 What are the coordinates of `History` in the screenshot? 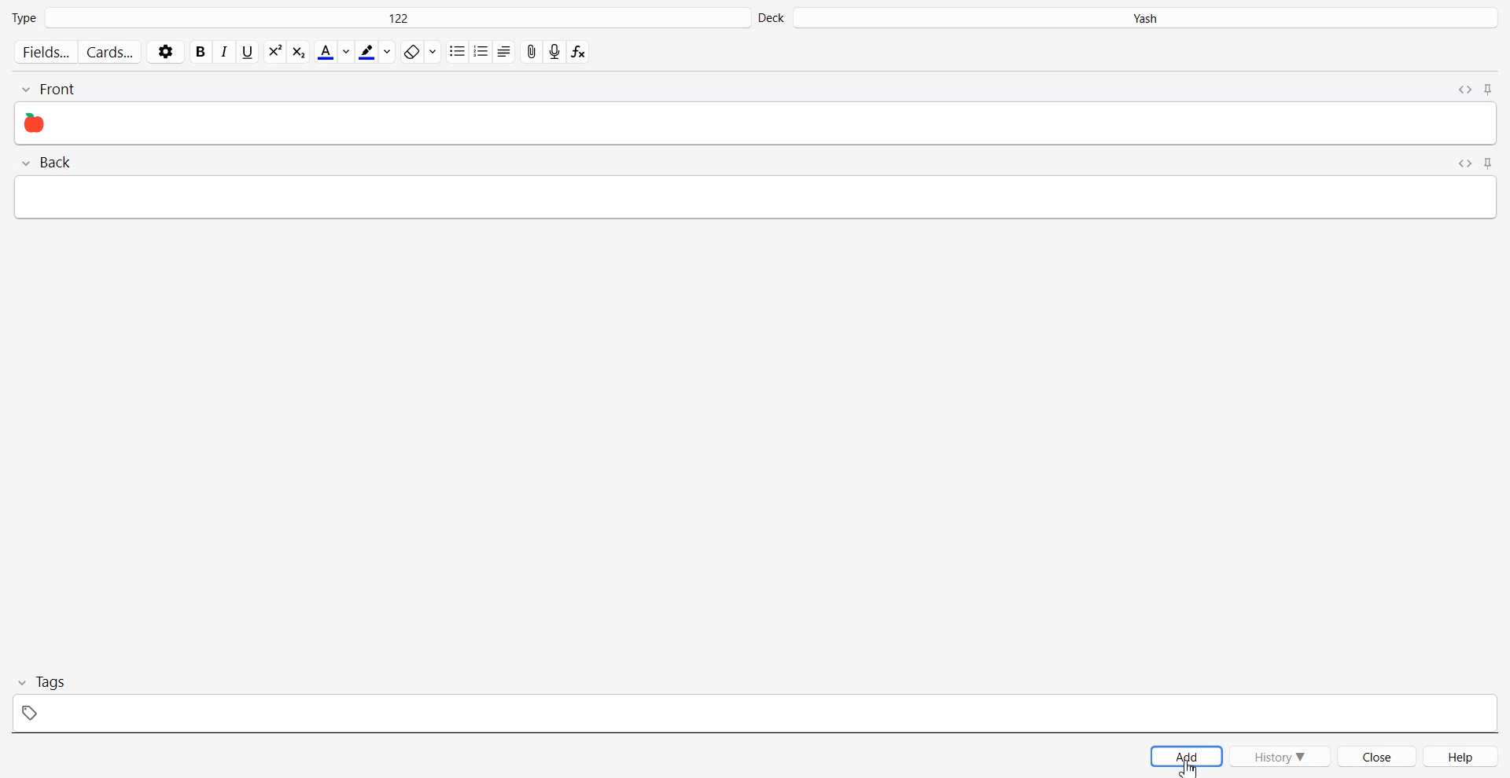 It's located at (1281, 756).